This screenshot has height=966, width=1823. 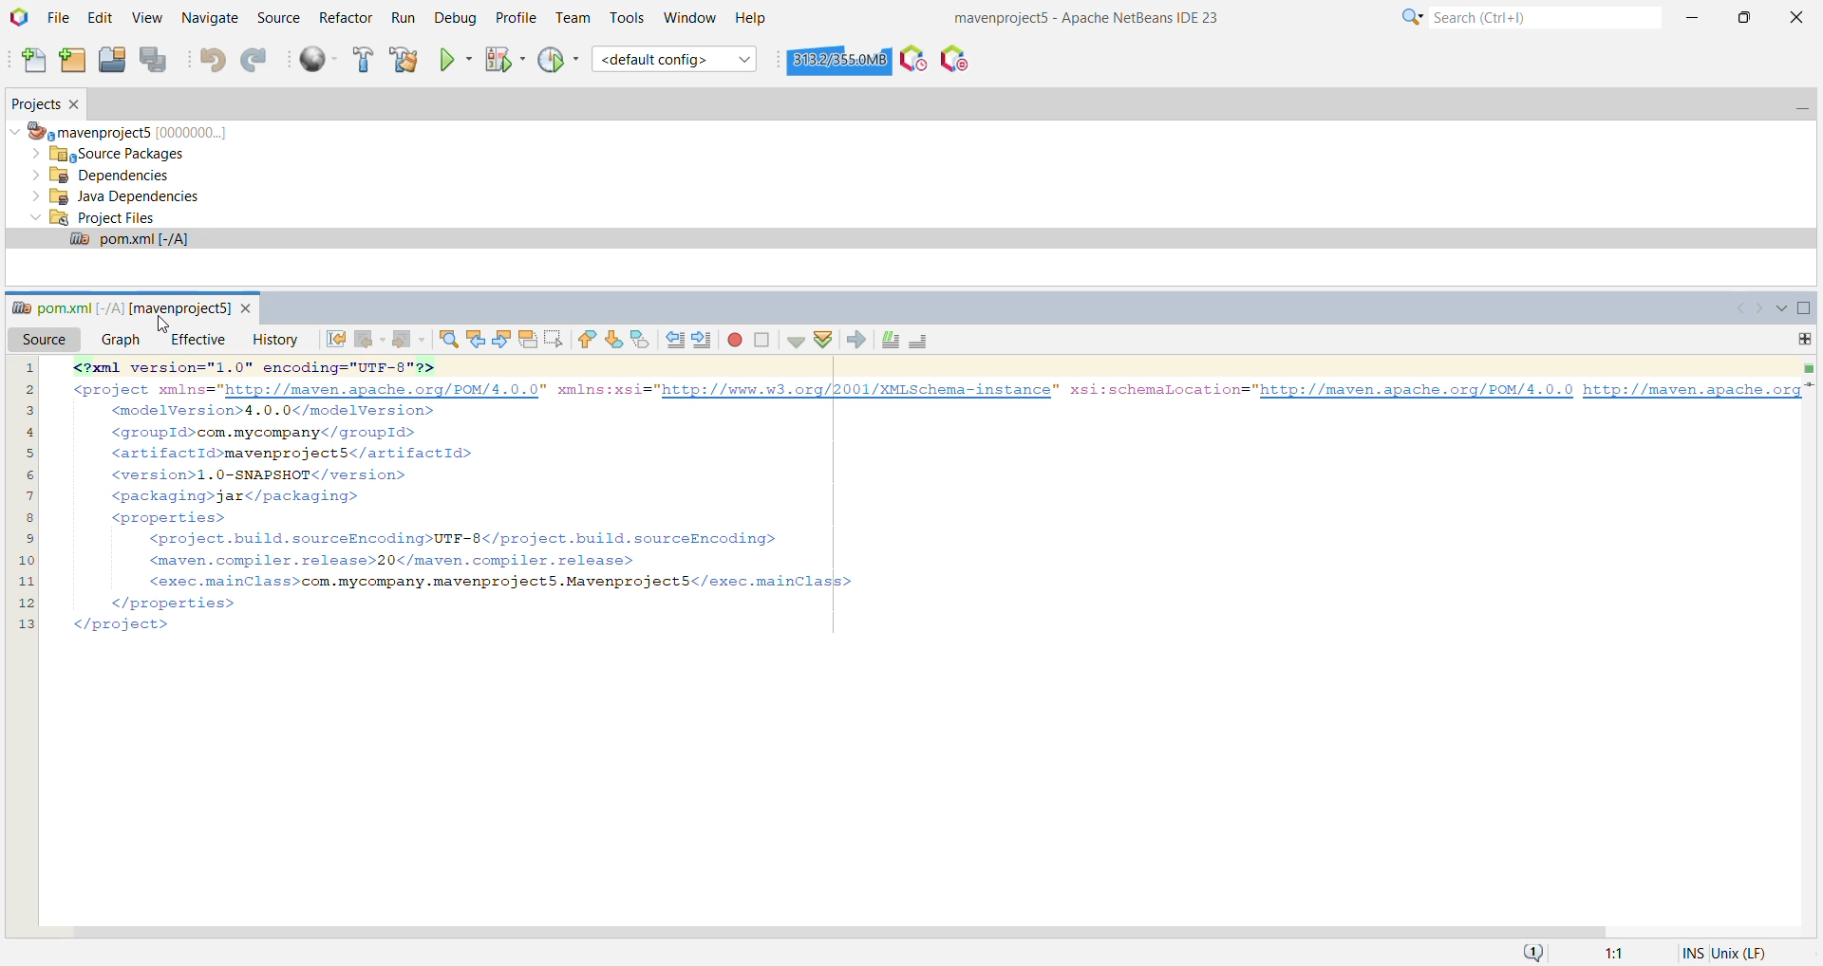 What do you see at coordinates (102, 216) in the screenshot?
I see `Project Files` at bounding box center [102, 216].